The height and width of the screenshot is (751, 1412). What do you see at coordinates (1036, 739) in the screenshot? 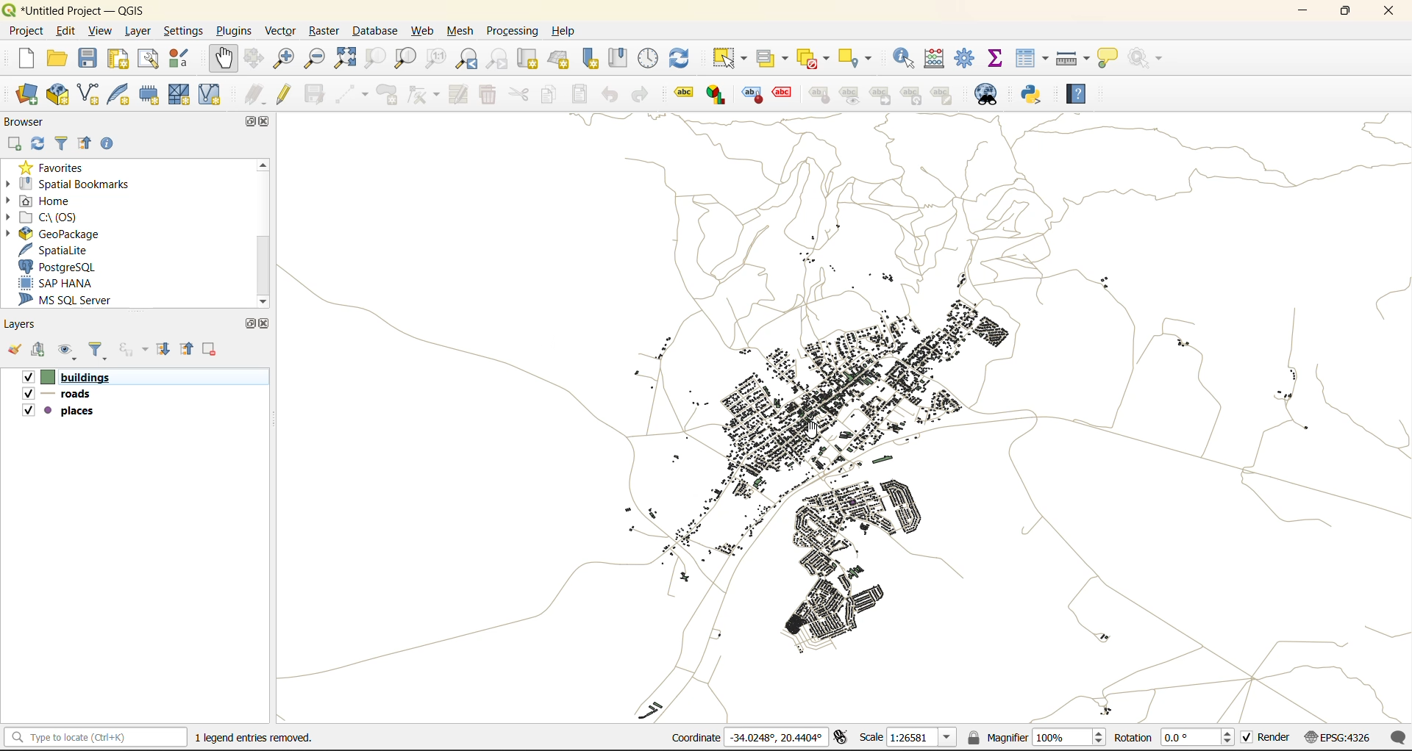
I see `magnifier` at bounding box center [1036, 739].